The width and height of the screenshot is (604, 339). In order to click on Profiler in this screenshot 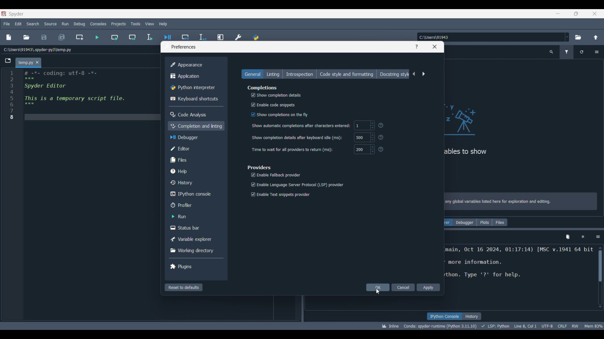, I will do `click(195, 205)`.